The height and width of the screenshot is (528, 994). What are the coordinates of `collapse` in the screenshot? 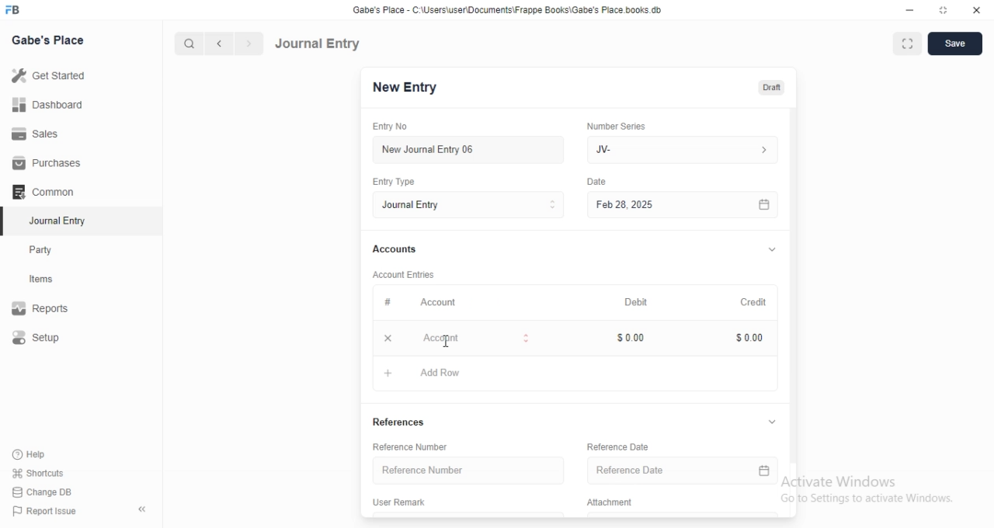 It's located at (773, 422).